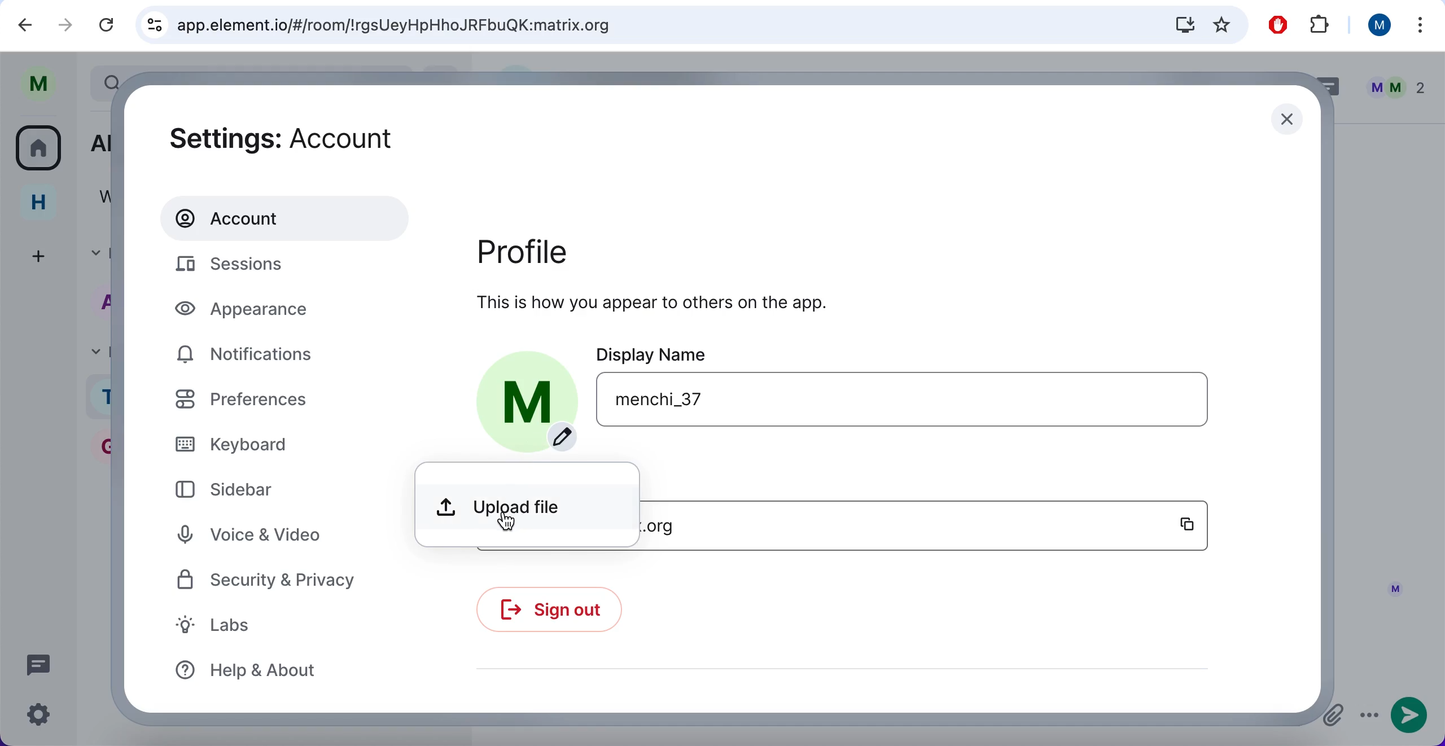 Image resolution: width=1445 pixels, height=746 pixels. Describe the element at coordinates (720, 306) in the screenshot. I see `this is how you appear to others on the app` at that location.